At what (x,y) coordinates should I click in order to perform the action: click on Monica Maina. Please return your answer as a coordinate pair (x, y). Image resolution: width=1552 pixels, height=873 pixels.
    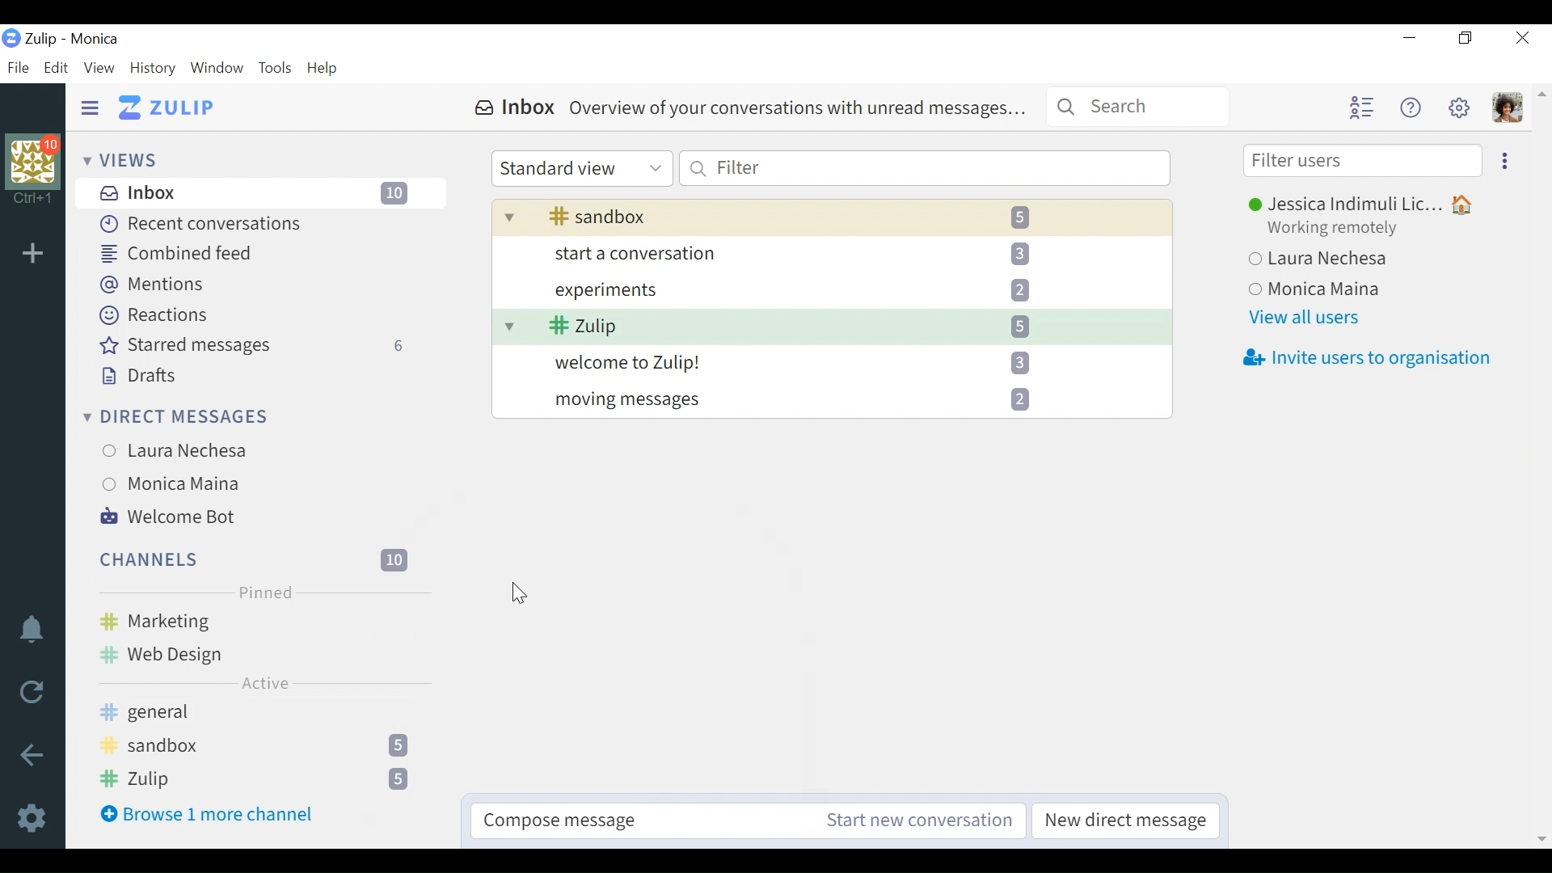
    Looking at the image, I should click on (249, 483).